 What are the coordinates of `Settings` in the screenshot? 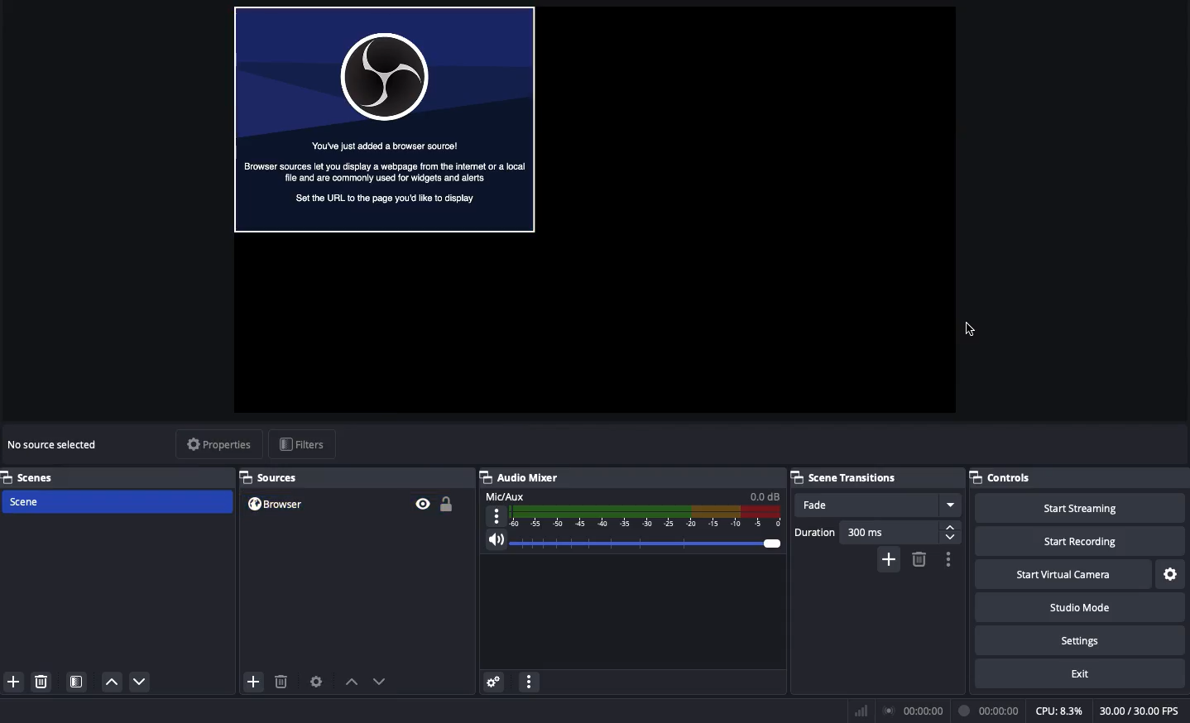 It's located at (1081, 639).